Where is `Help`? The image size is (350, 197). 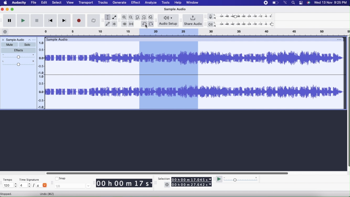
Help is located at coordinates (178, 3).